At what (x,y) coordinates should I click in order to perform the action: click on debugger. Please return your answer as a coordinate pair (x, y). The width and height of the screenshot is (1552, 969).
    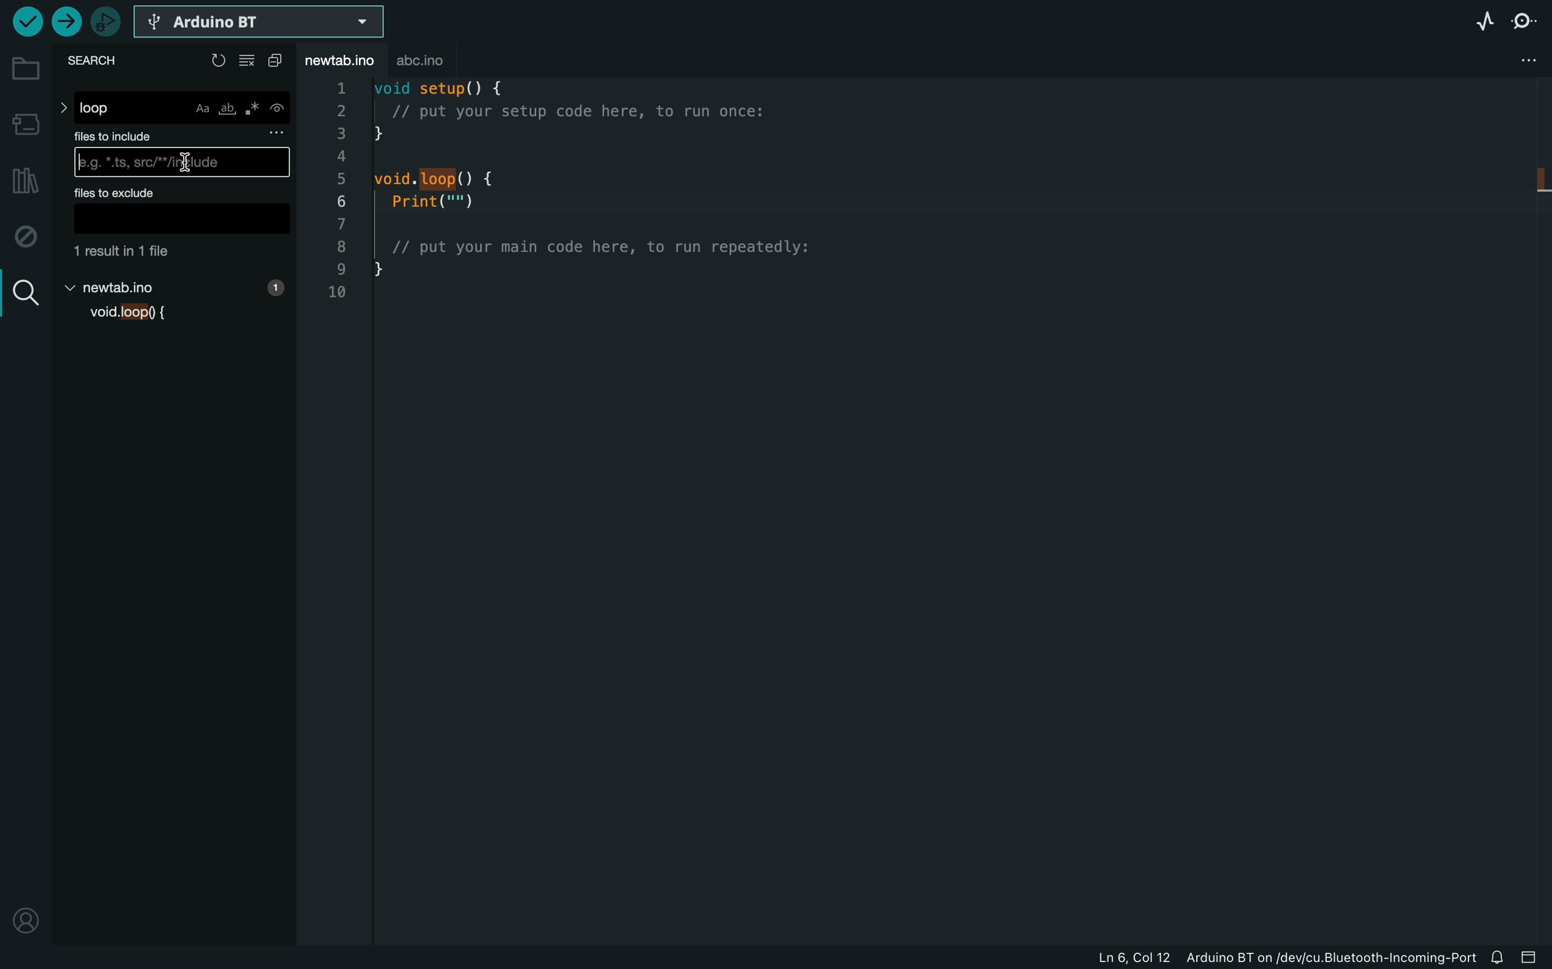
    Looking at the image, I should click on (107, 24).